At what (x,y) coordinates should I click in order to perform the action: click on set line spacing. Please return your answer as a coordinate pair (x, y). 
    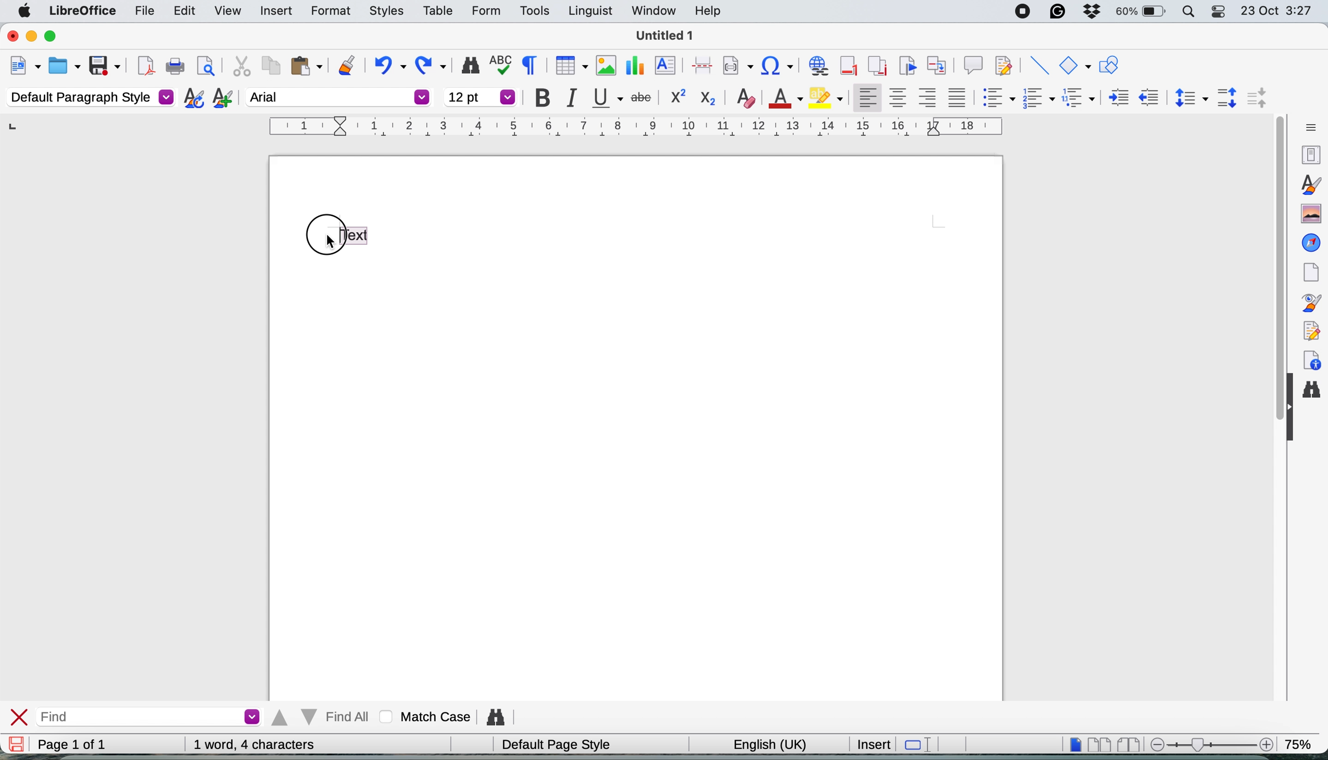
    Looking at the image, I should click on (1189, 98).